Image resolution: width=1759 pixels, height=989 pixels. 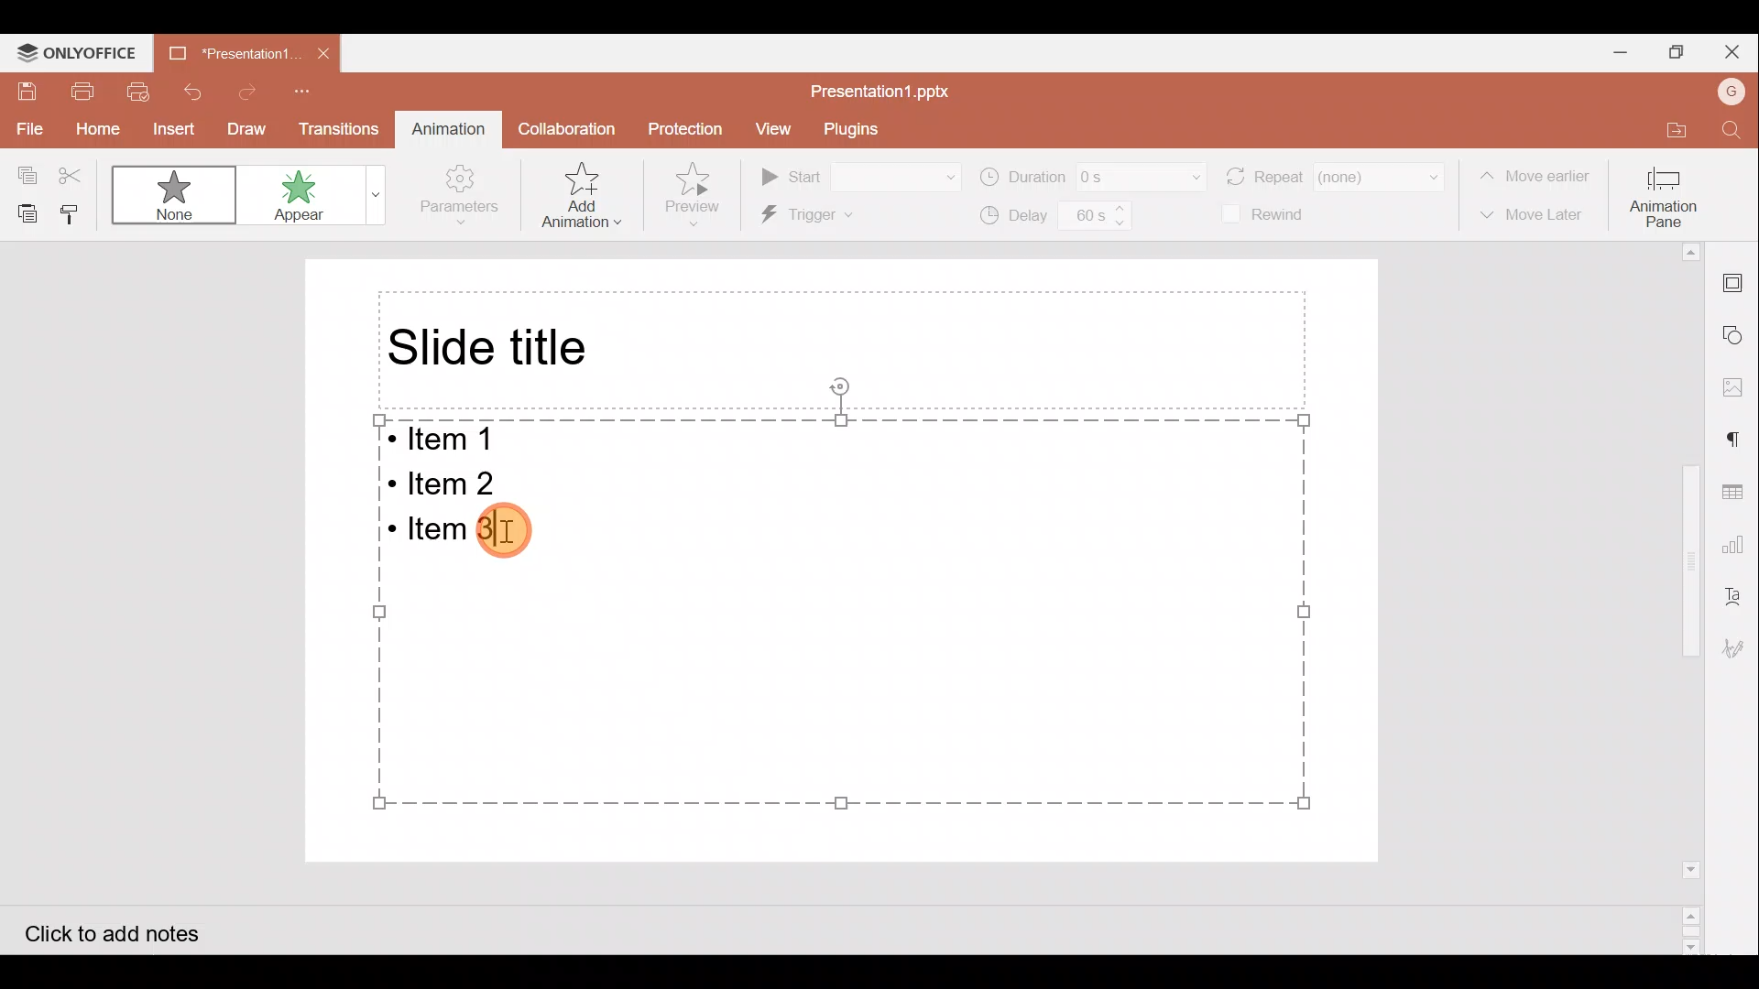 I want to click on Cursor on presentation slide, so click(x=513, y=543).